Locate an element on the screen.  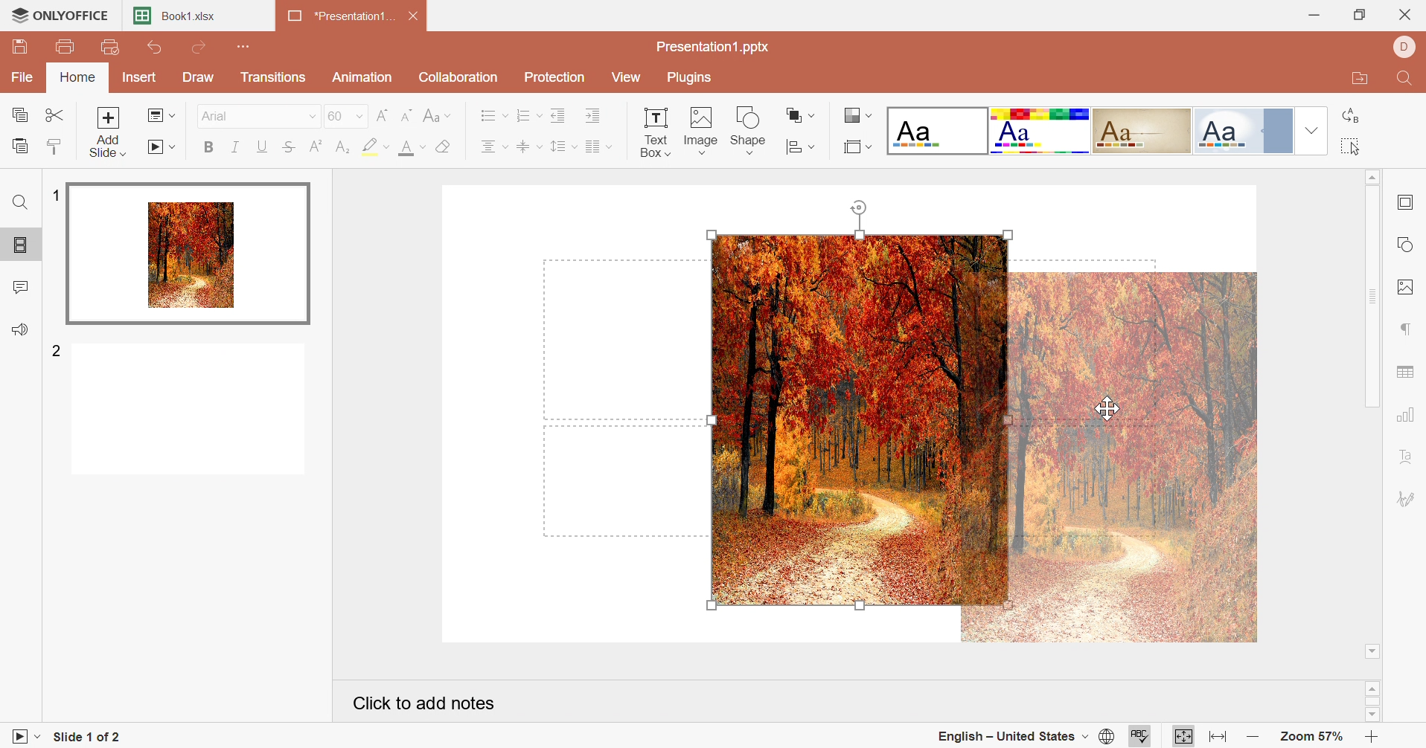
Signature settings is located at coordinates (1408, 500).